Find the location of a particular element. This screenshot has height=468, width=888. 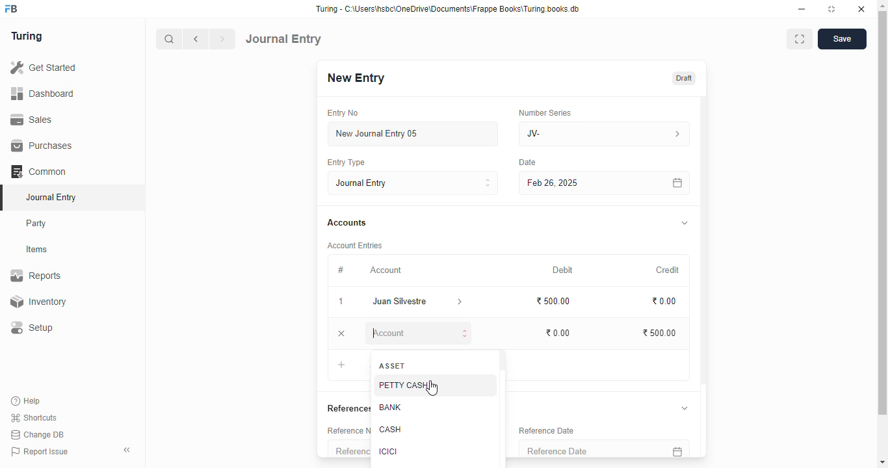

account entries is located at coordinates (354, 245).